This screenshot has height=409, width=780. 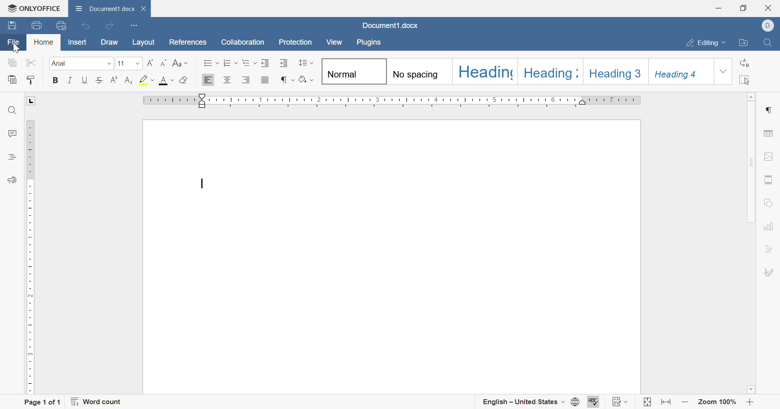 I want to click on strikethrough, so click(x=100, y=81).